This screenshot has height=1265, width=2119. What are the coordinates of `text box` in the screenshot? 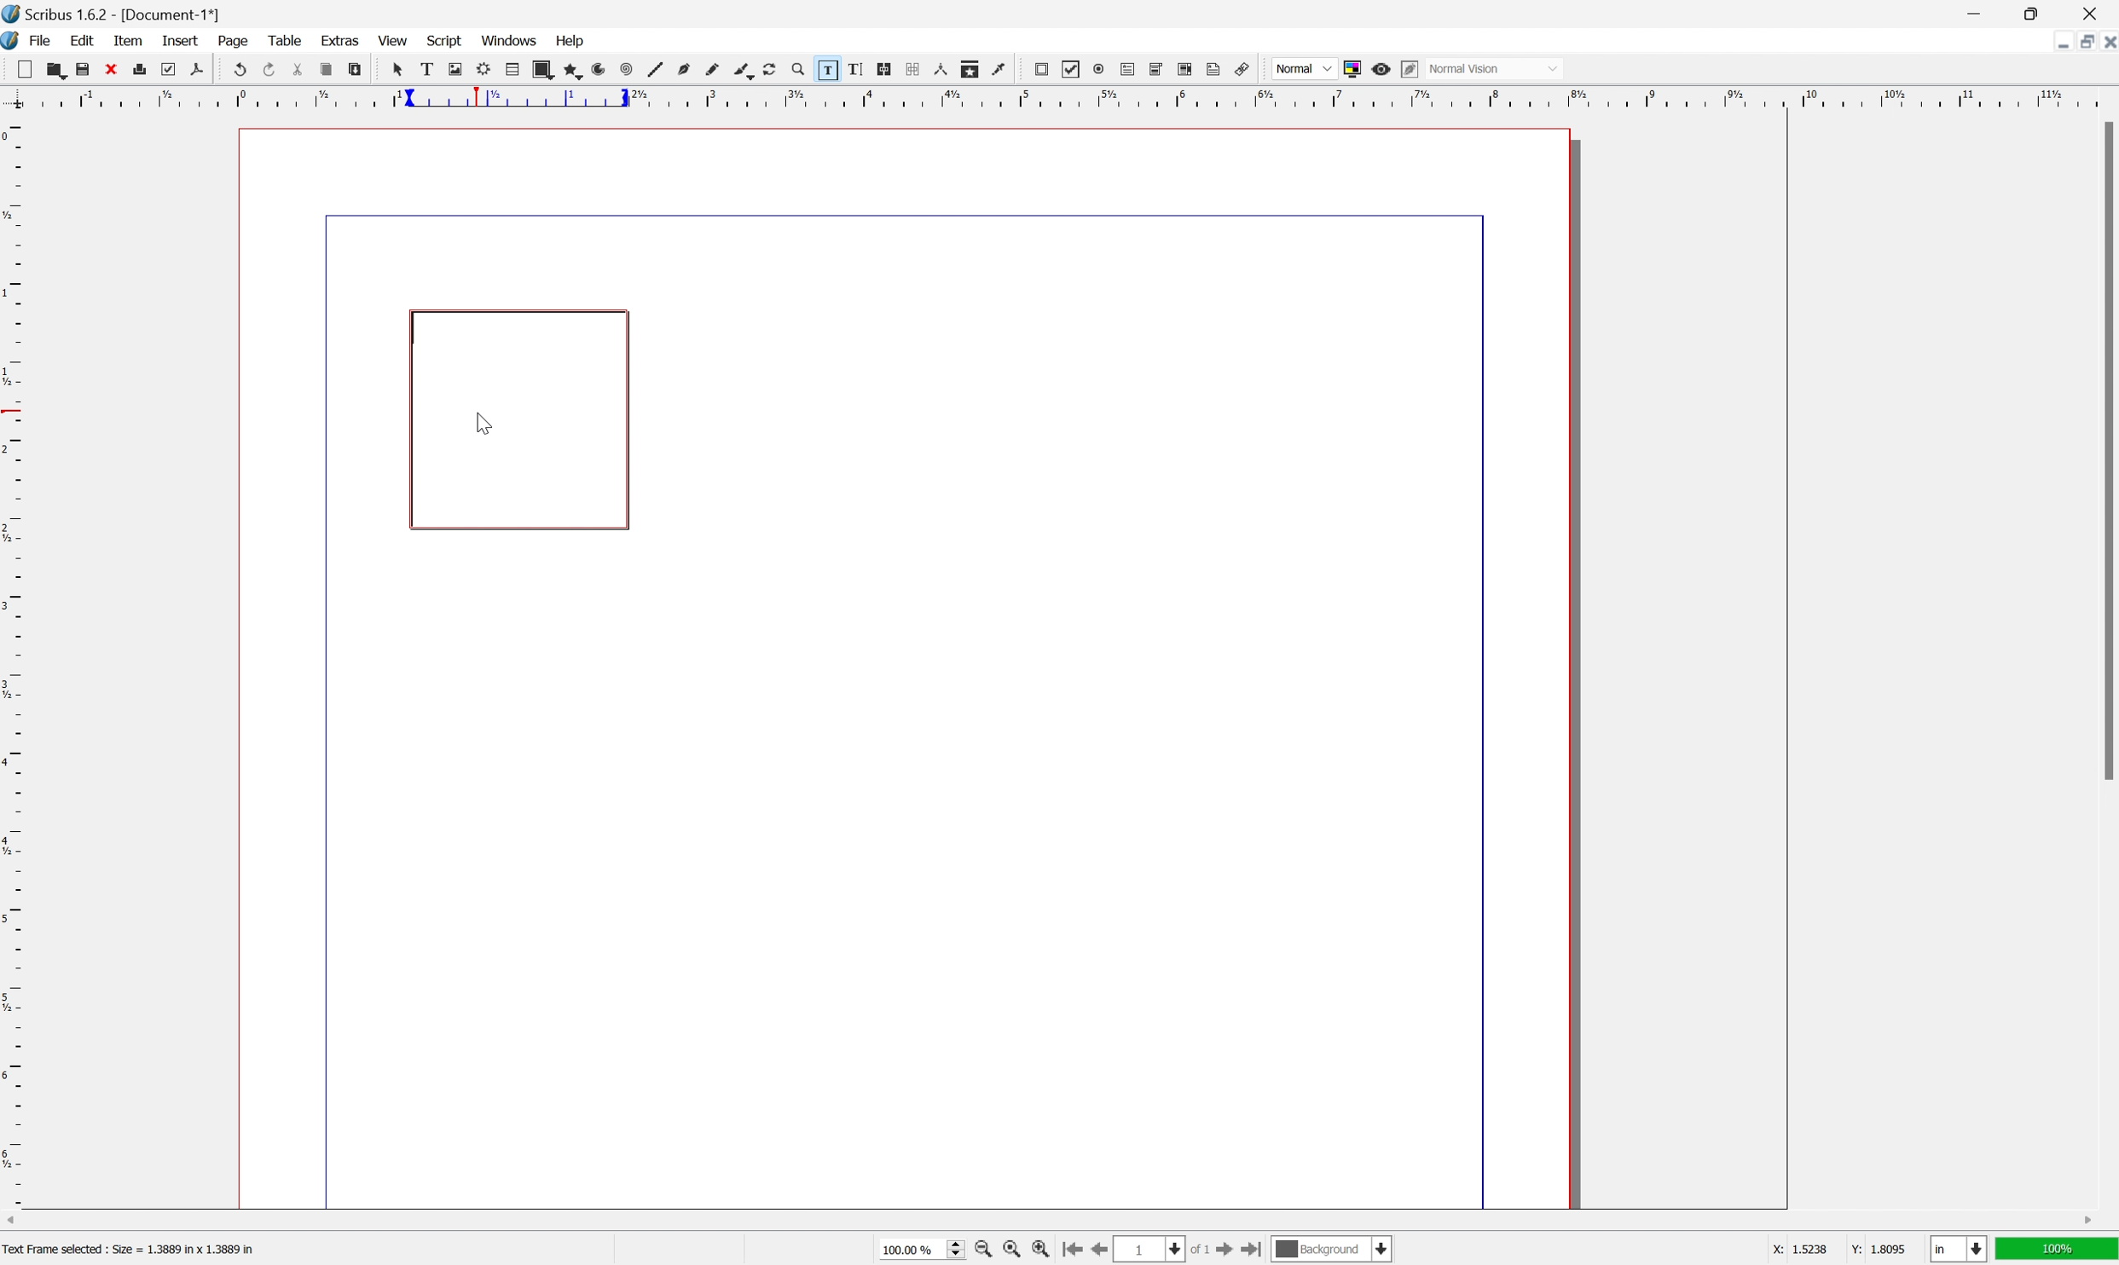 It's located at (520, 421).